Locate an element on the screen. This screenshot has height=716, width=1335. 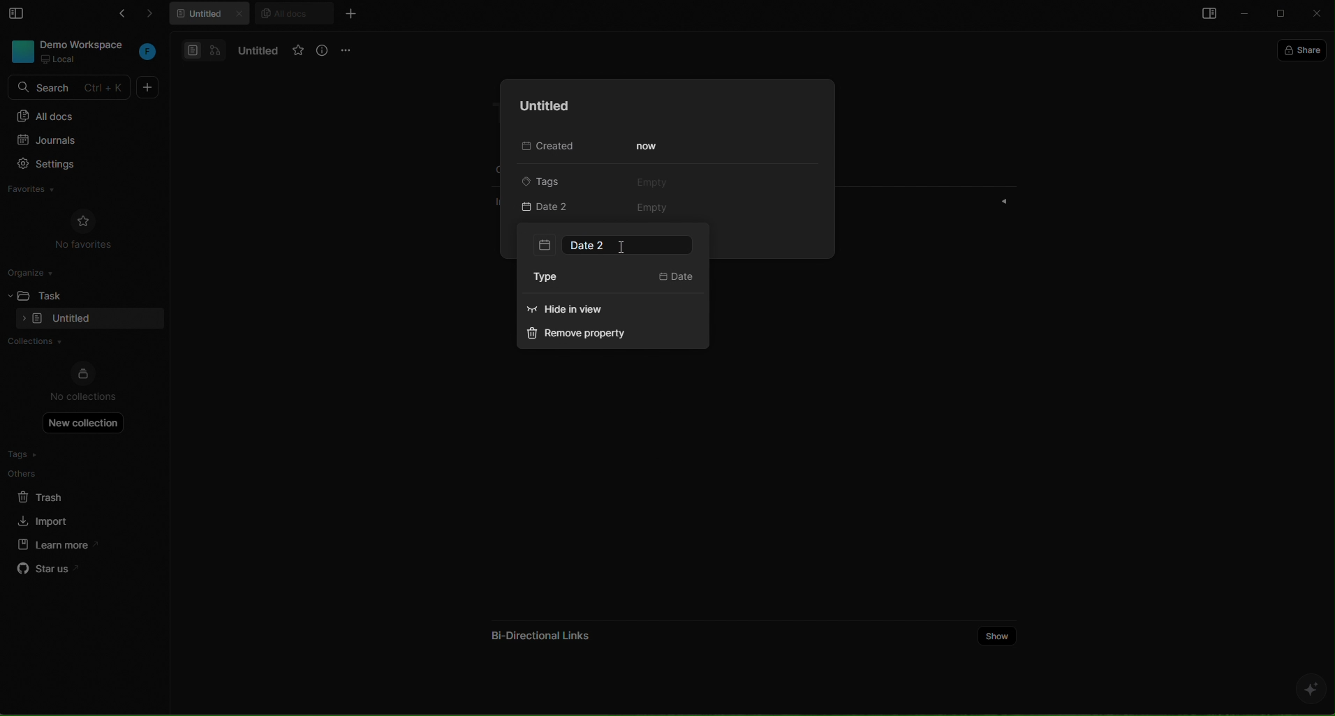
tags is located at coordinates (552, 180).